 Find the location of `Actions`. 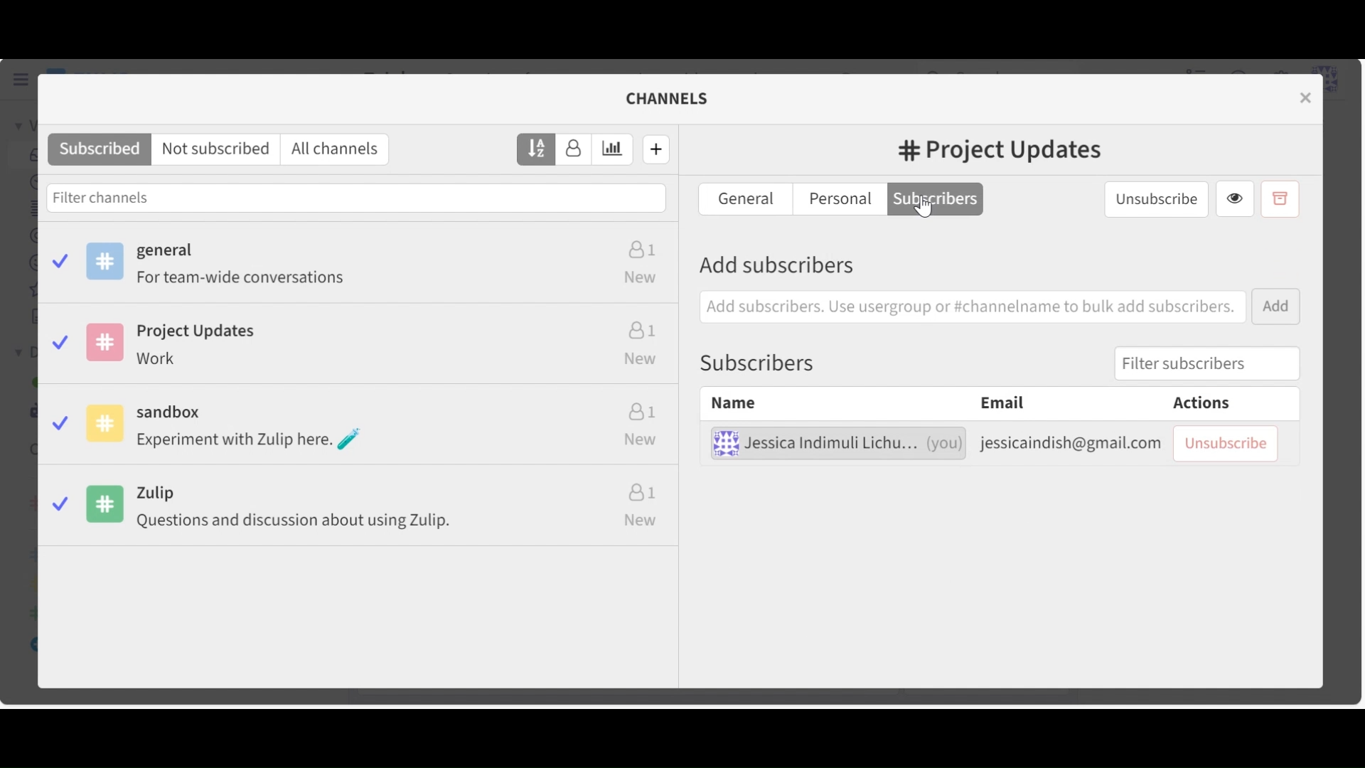

Actions is located at coordinates (1229, 404).